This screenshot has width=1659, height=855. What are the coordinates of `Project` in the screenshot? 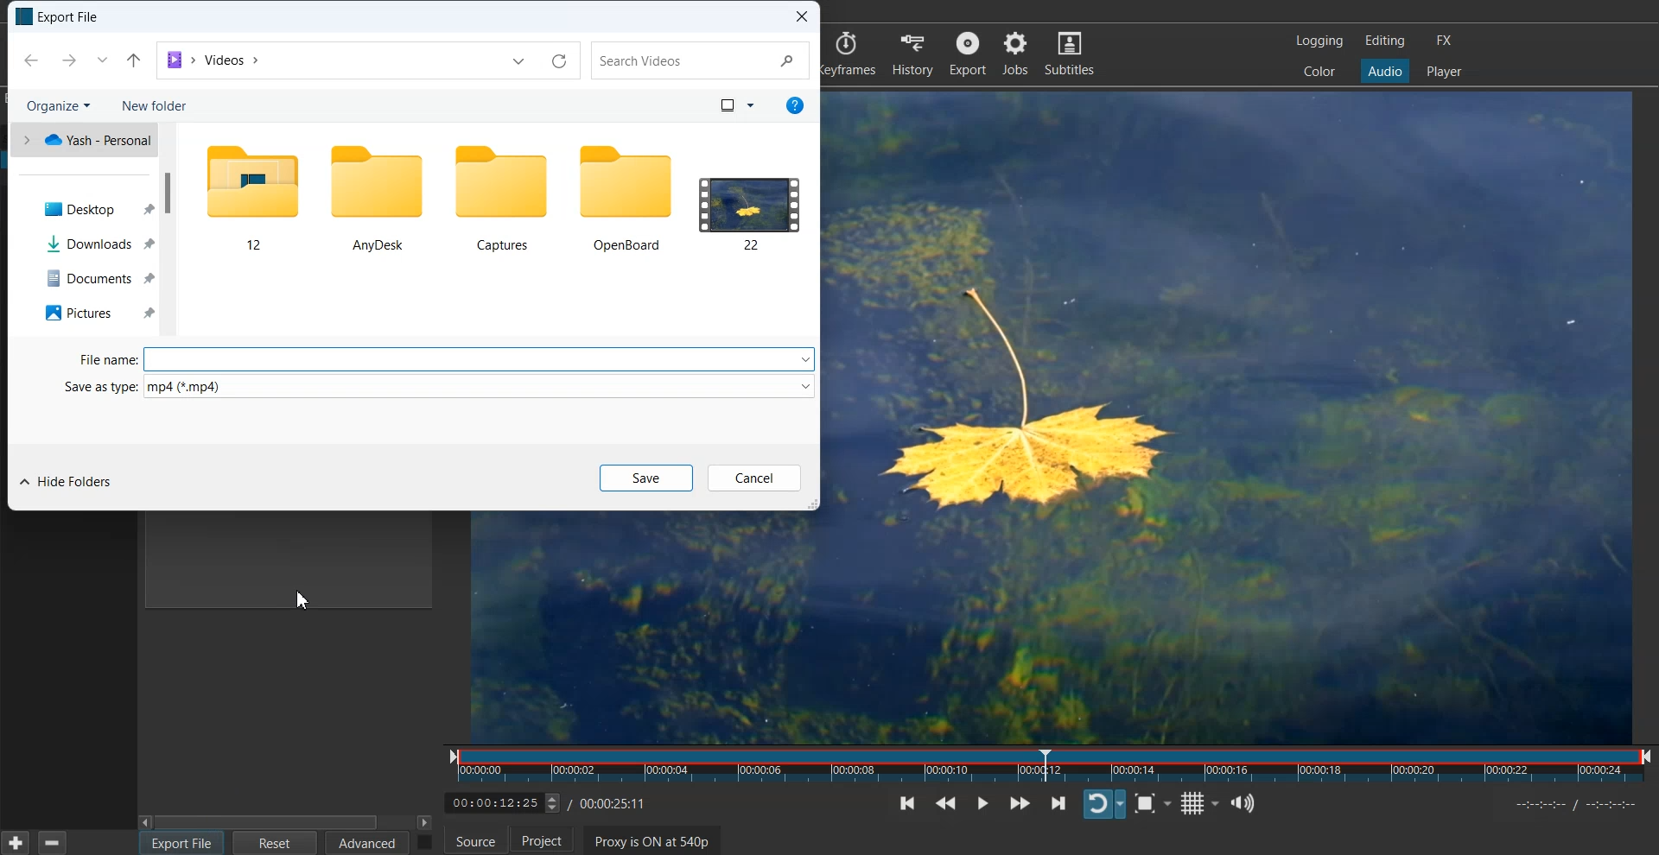 It's located at (551, 843).